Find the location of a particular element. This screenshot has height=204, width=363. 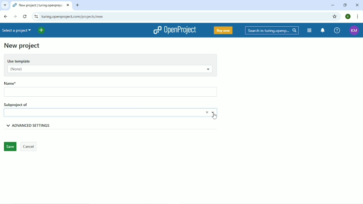

Subproject of is located at coordinates (26, 104).